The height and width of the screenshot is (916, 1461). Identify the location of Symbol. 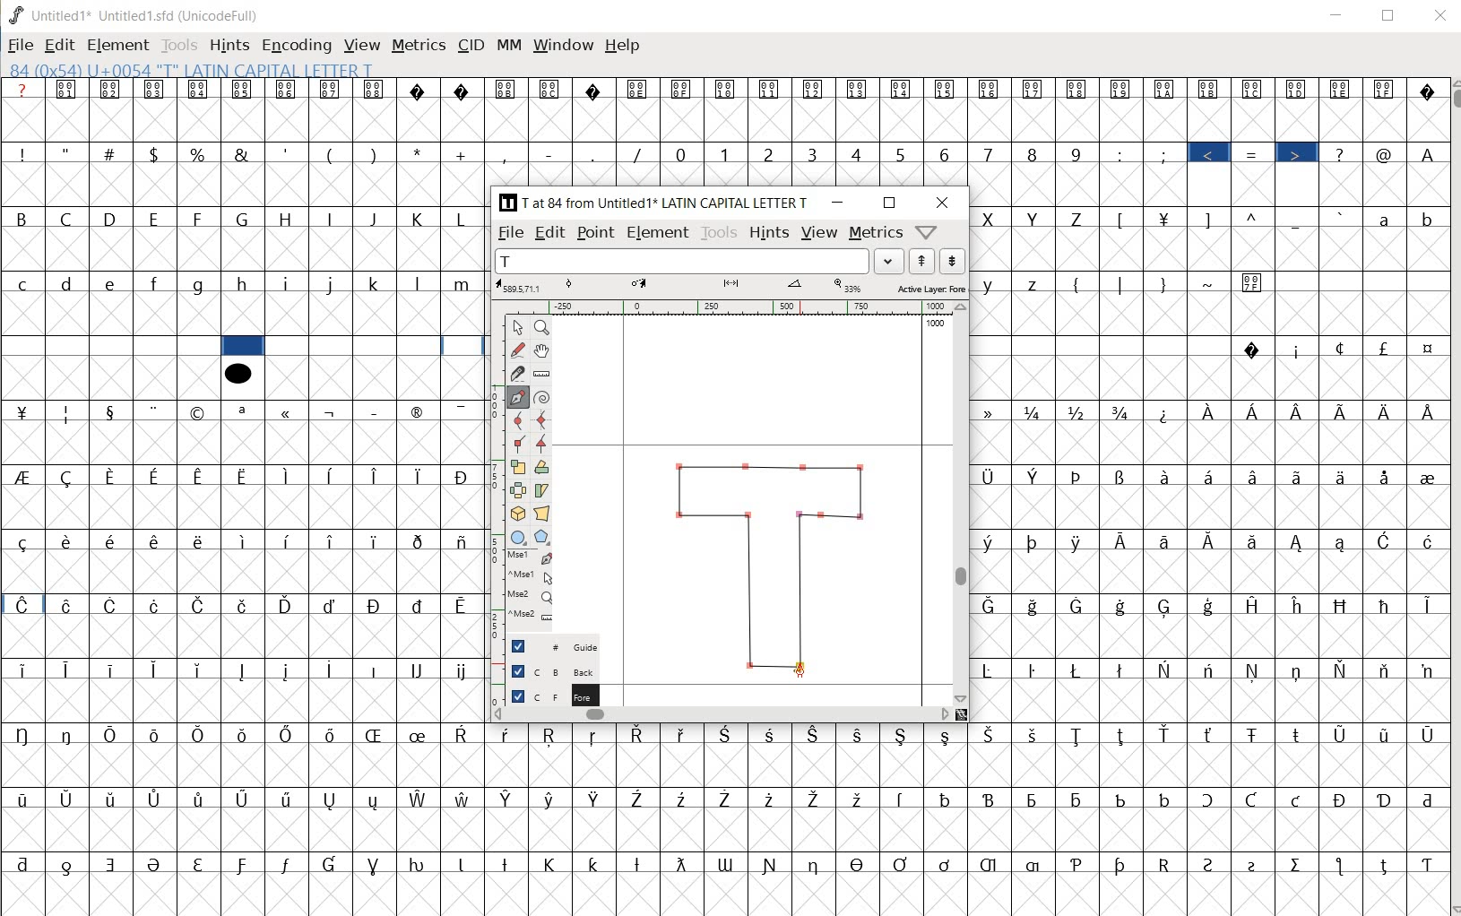
(1250, 800).